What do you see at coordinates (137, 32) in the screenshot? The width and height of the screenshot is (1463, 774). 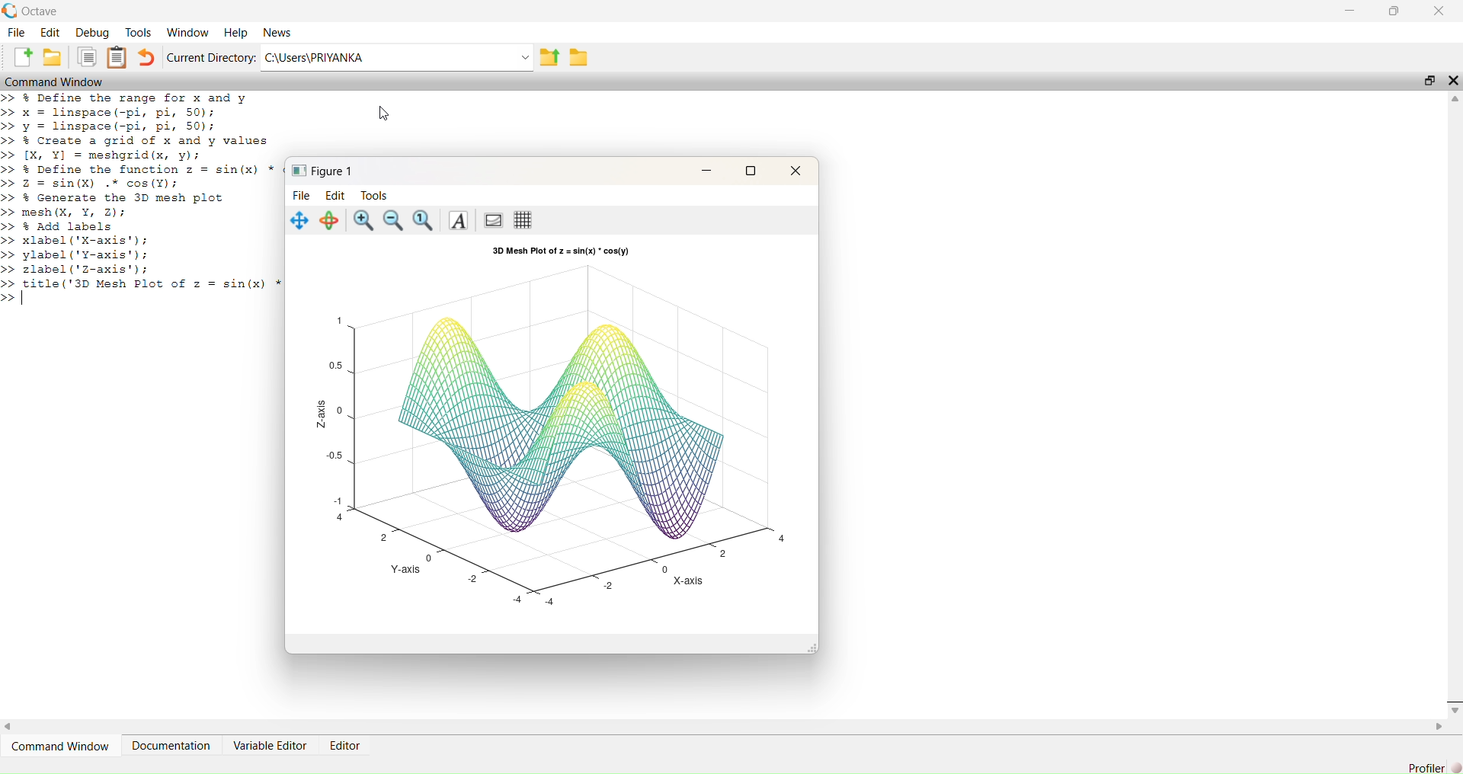 I see `Tools` at bounding box center [137, 32].